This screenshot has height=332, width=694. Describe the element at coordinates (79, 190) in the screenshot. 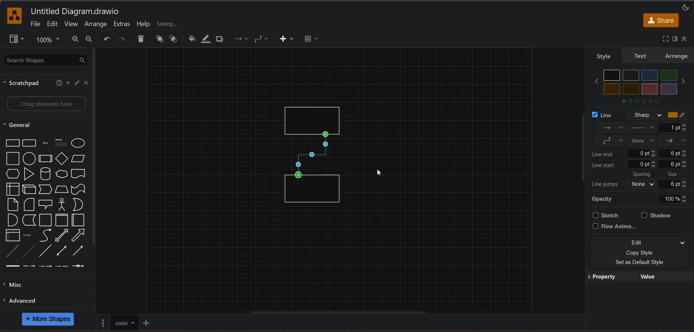

I see `Tape` at that location.